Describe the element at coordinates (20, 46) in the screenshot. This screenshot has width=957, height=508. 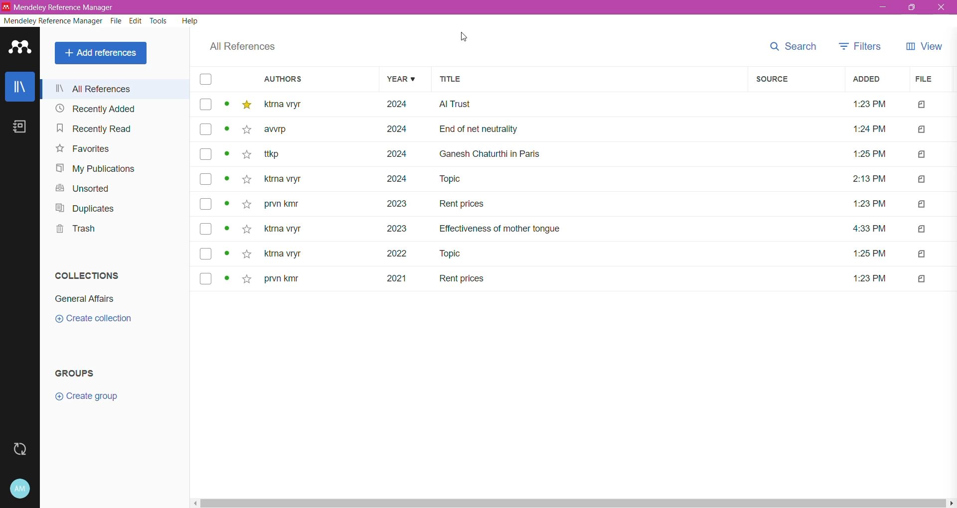
I see `Application Logo` at that location.